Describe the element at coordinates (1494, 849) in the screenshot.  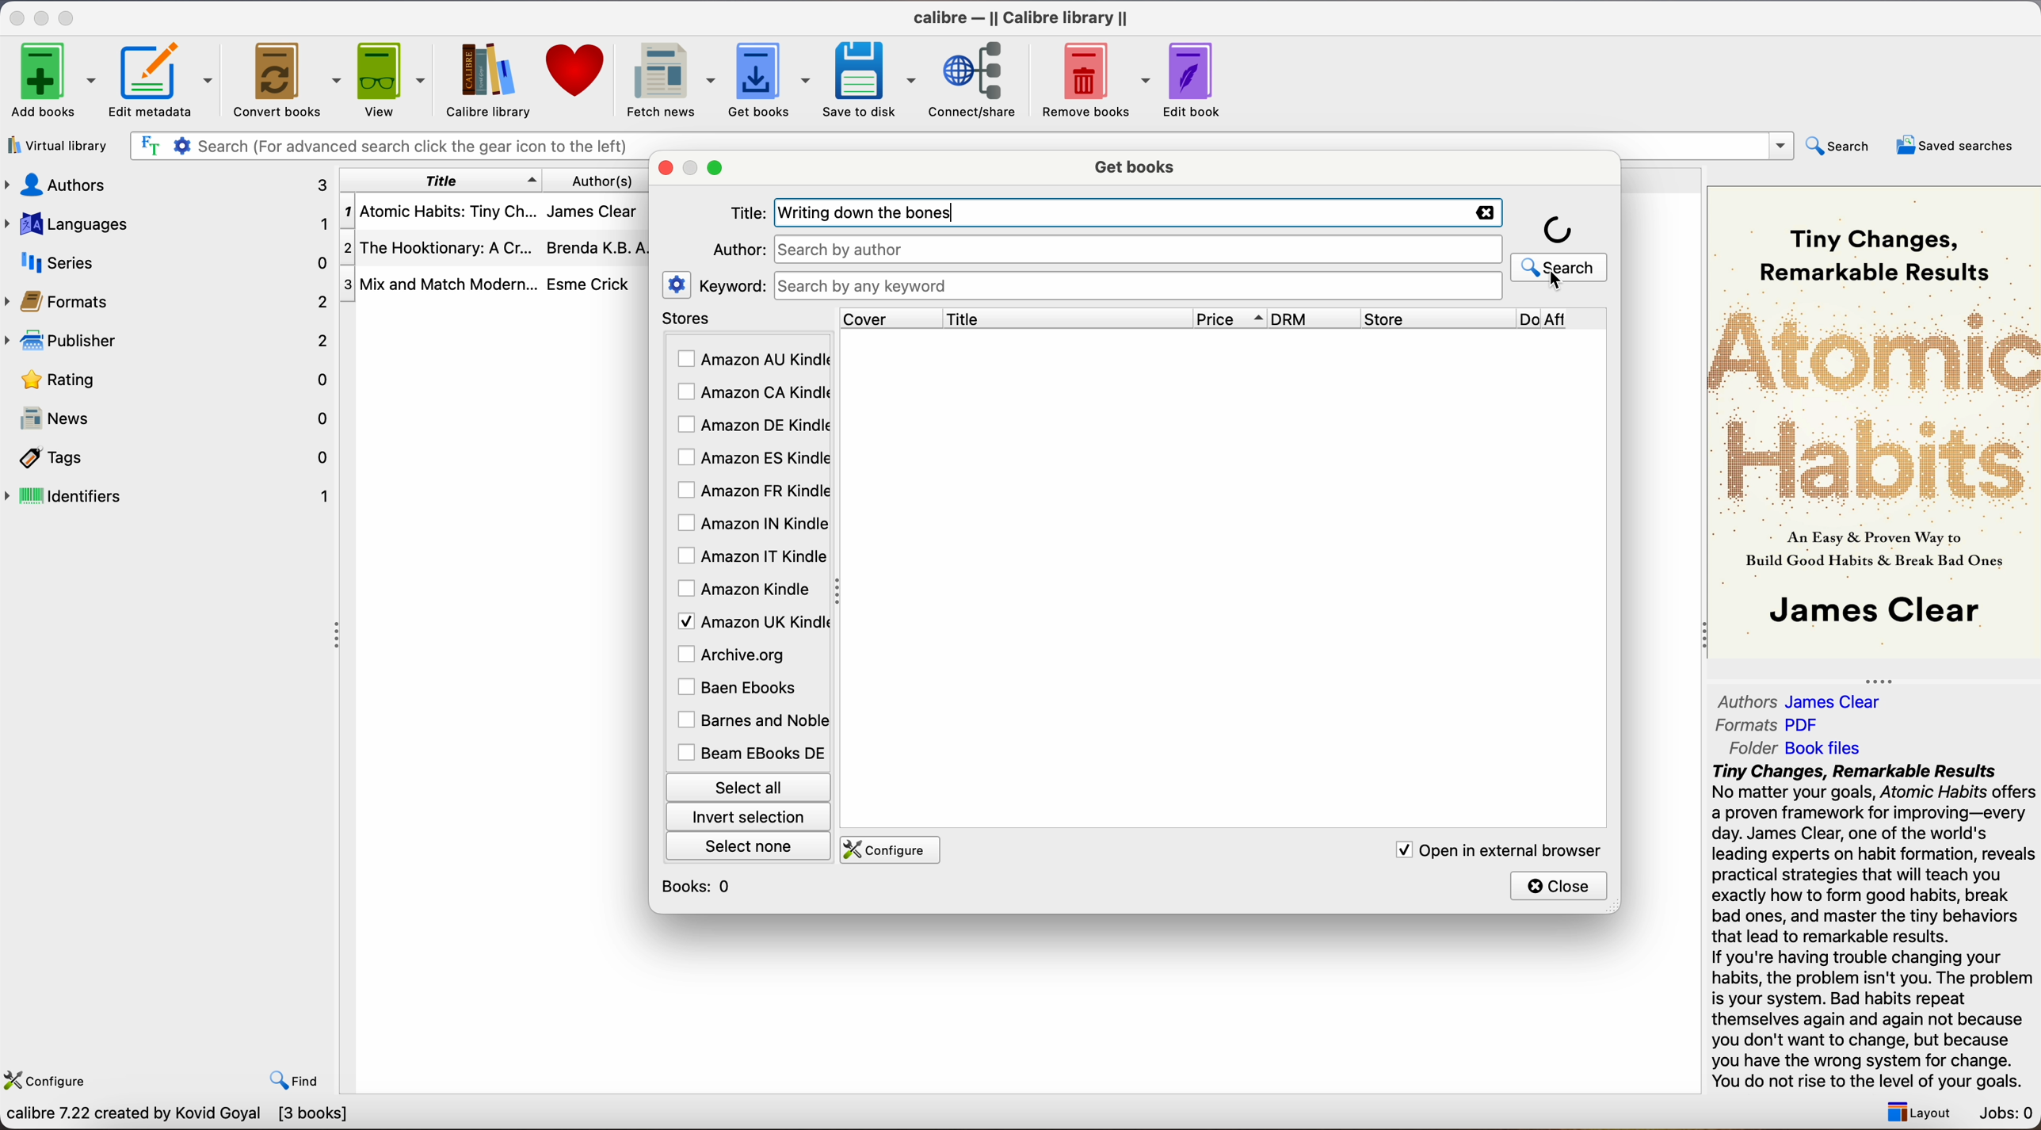
I see `open in external browser` at that location.